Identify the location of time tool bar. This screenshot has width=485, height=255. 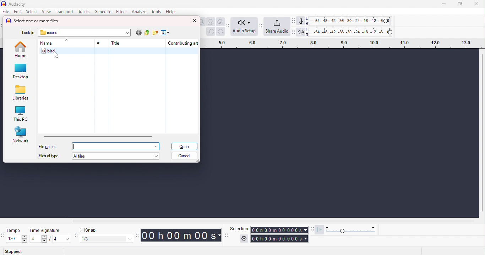
(138, 234).